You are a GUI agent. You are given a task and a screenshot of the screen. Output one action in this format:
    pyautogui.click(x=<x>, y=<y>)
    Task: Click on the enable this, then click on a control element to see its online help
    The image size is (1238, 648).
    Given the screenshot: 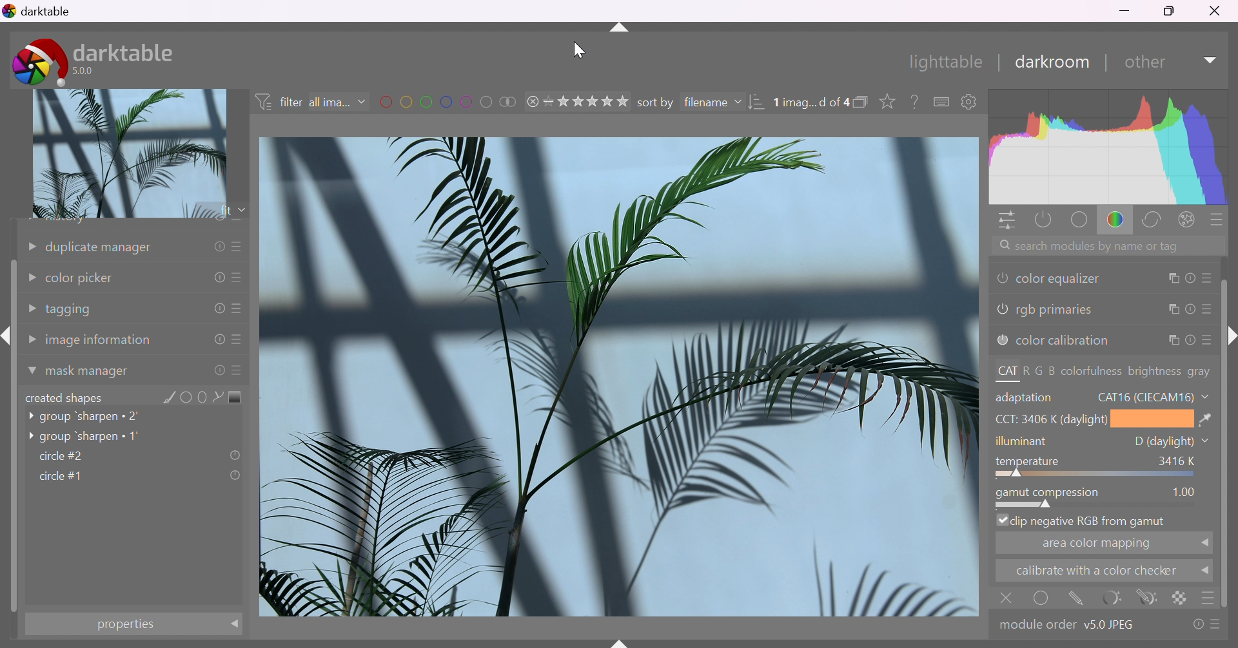 What is the action you would take?
    pyautogui.click(x=914, y=102)
    